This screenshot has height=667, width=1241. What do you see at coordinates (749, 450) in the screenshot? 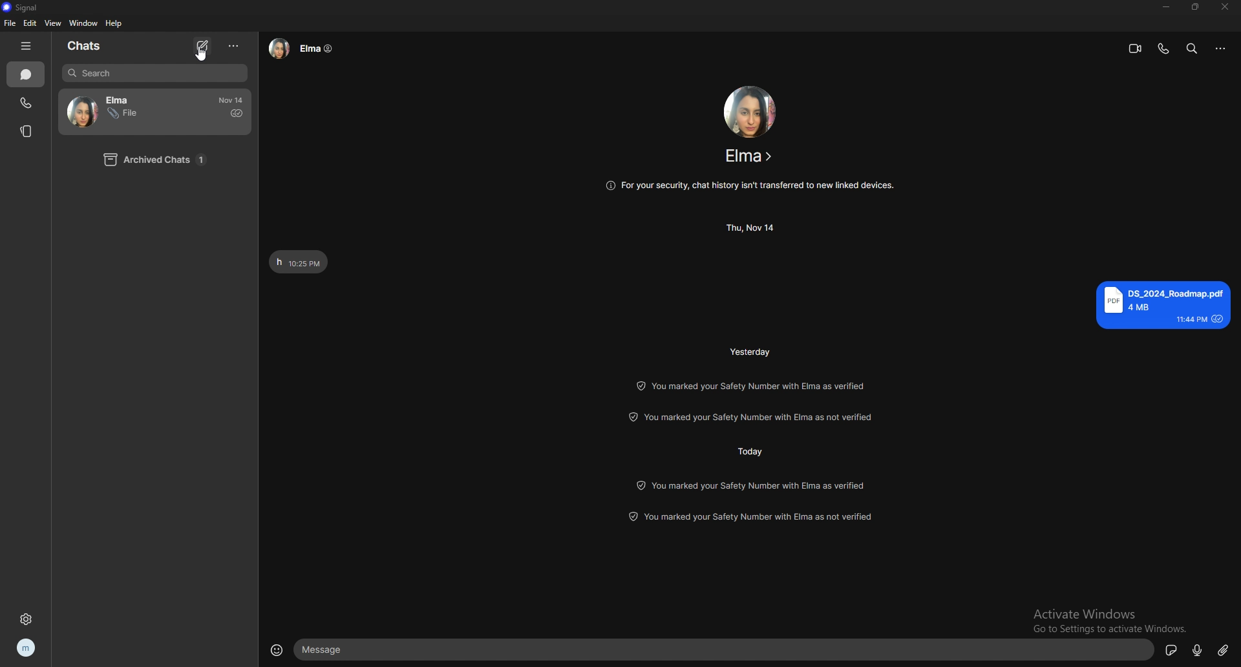
I see `time` at bounding box center [749, 450].